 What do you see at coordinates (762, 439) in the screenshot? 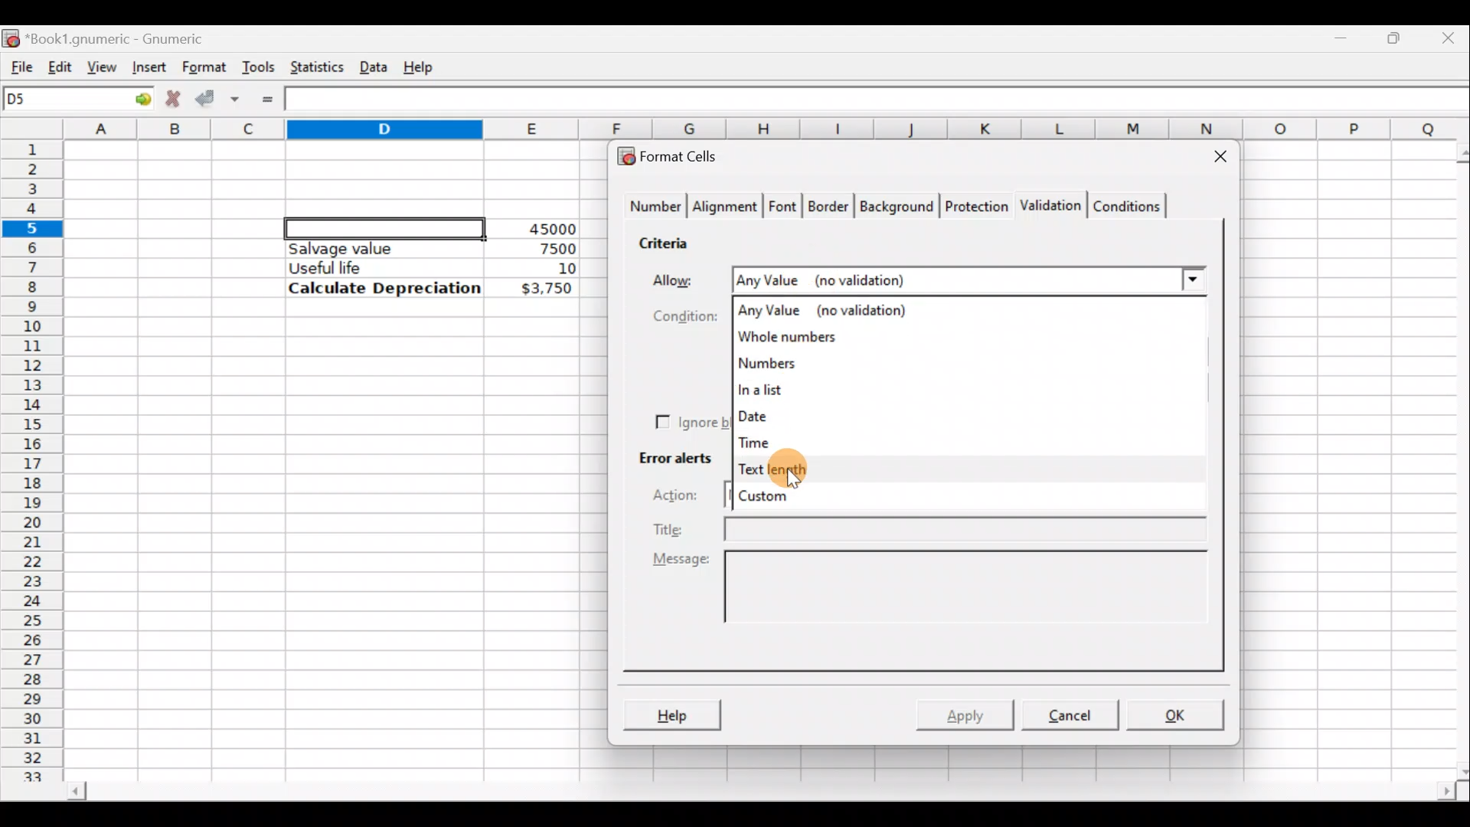
I see `Time` at bounding box center [762, 439].